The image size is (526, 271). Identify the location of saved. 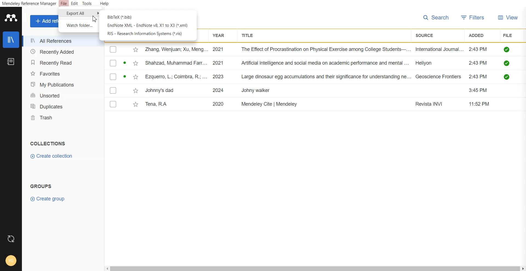
(507, 63).